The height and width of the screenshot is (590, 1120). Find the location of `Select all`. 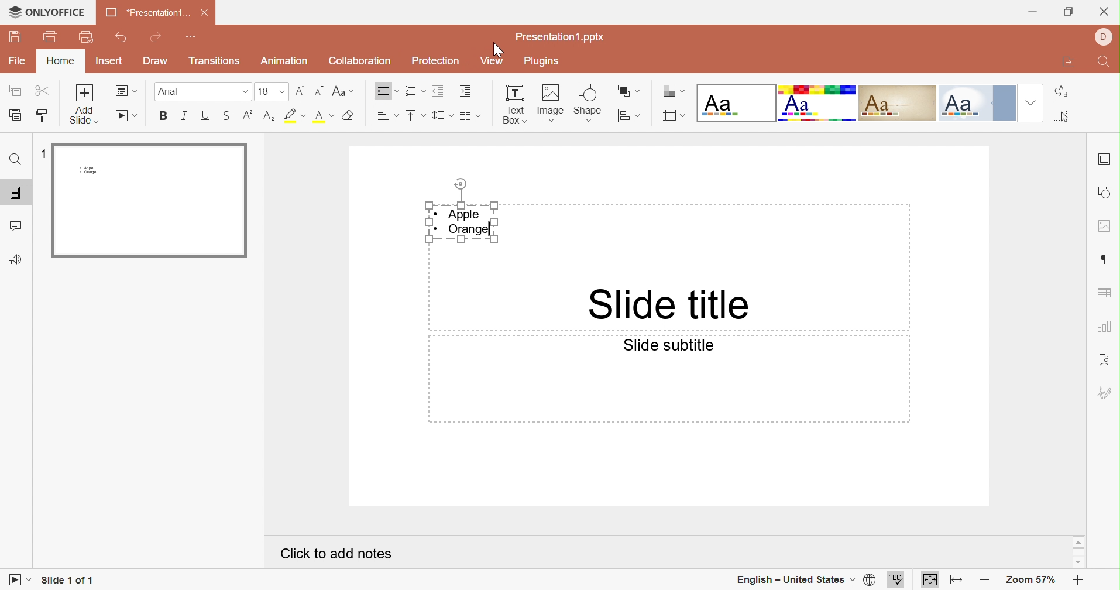

Select all is located at coordinates (1067, 118).